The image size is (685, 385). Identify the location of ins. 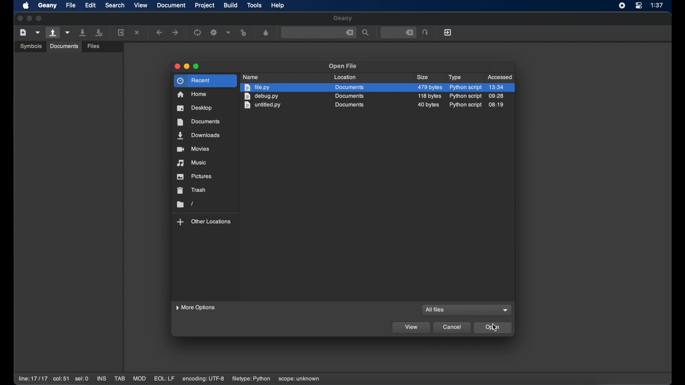
(101, 378).